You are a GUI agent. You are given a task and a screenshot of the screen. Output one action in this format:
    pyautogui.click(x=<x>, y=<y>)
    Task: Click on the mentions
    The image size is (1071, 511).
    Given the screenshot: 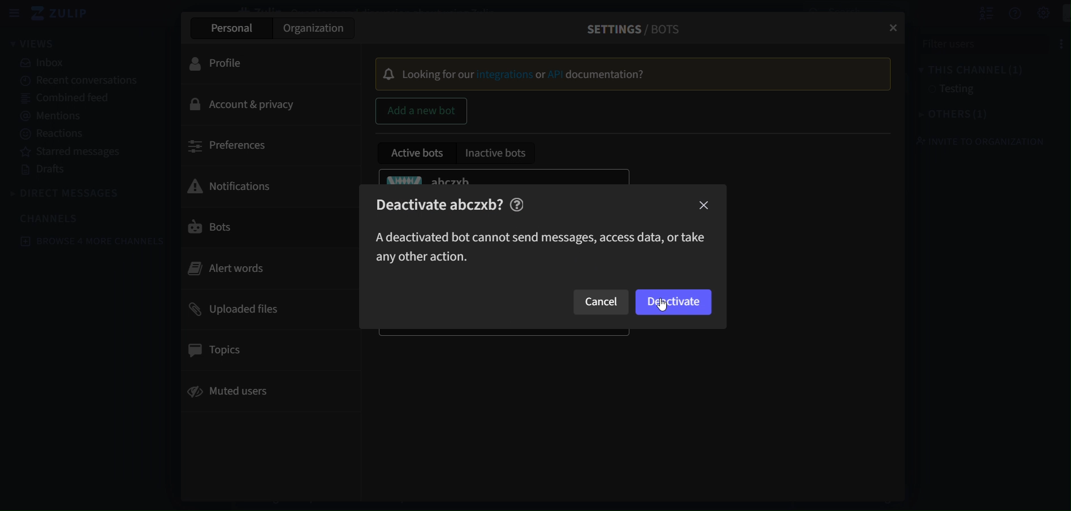 What is the action you would take?
    pyautogui.click(x=50, y=116)
    